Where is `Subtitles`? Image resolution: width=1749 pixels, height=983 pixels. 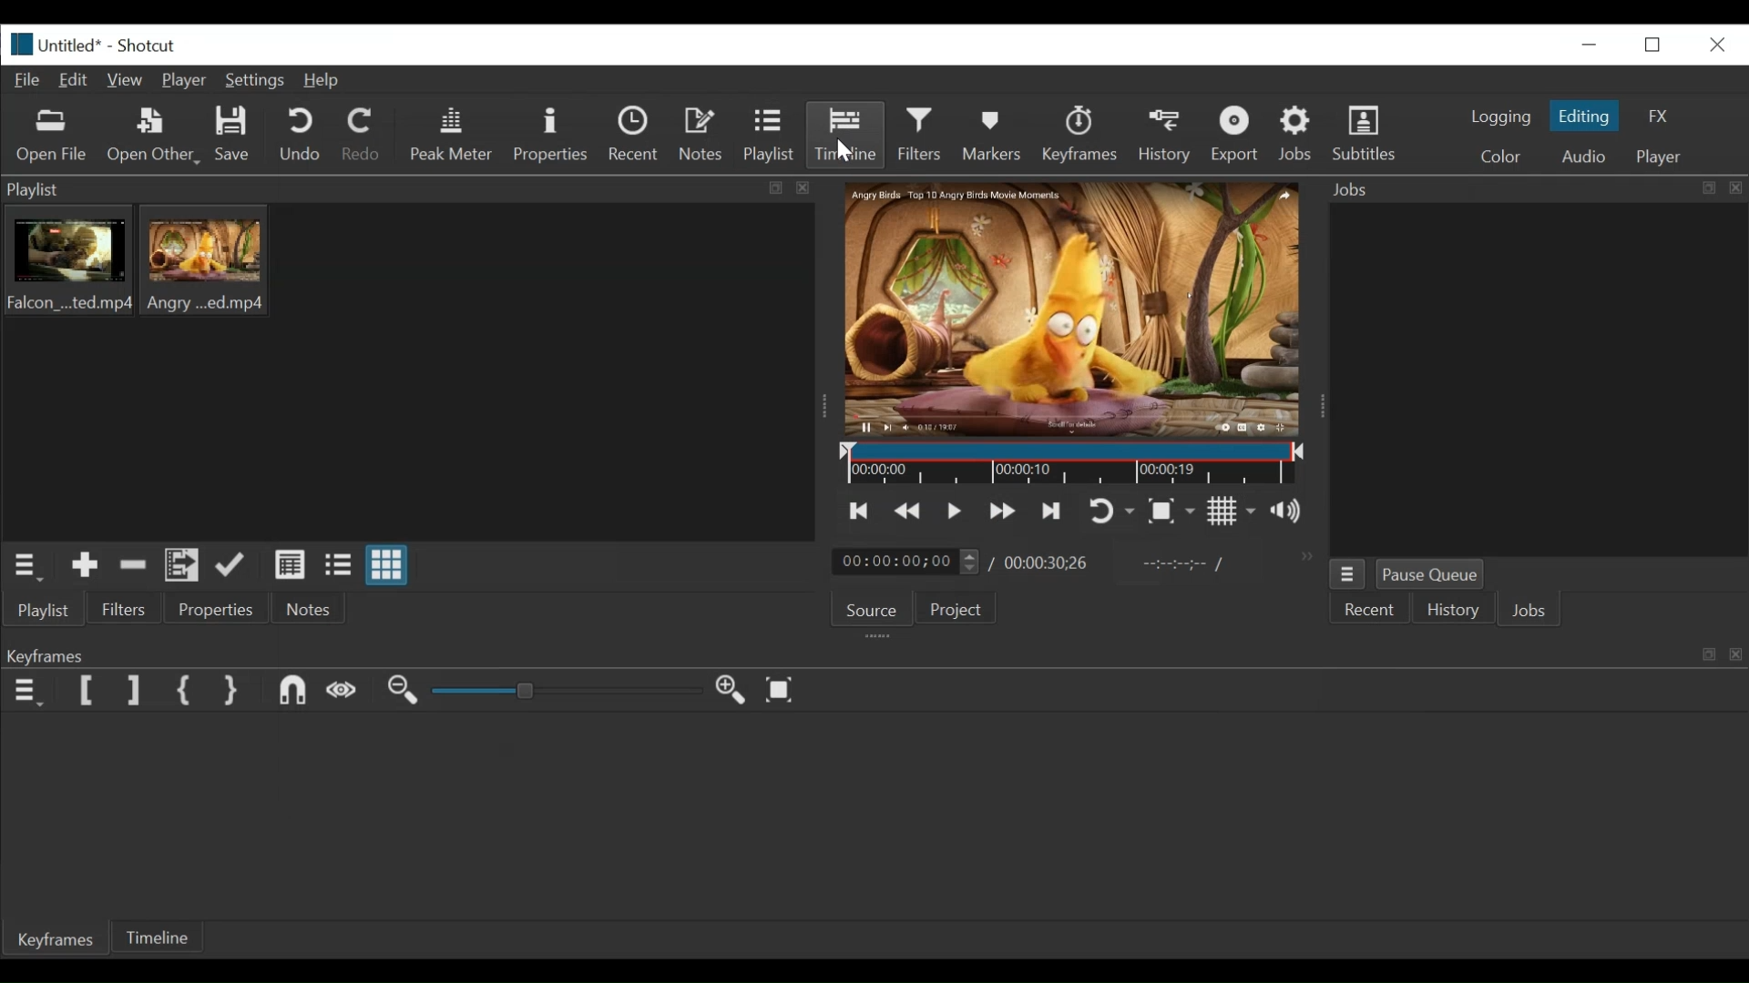
Subtitles is located at coordinates (1365, 134).